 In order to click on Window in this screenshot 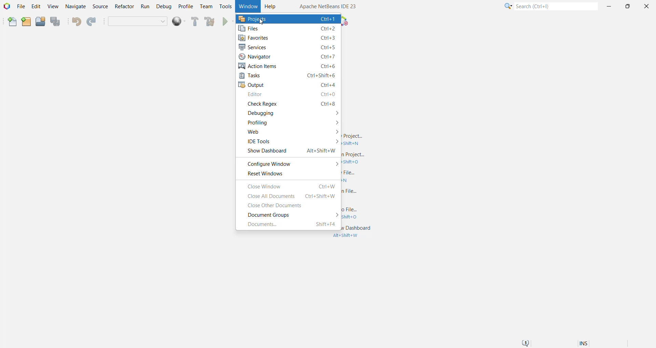, I will do `click(248, 6)`.